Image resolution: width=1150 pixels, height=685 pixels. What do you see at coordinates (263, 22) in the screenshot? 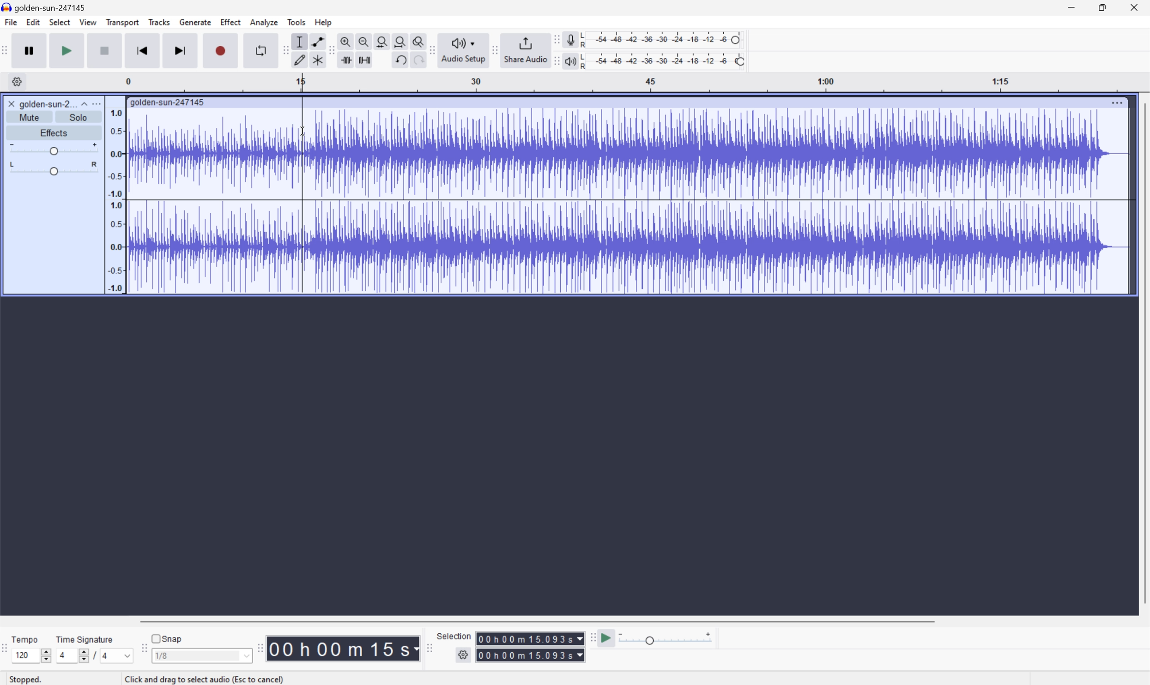
I see `Analyze` at bounding box center [263, 22].